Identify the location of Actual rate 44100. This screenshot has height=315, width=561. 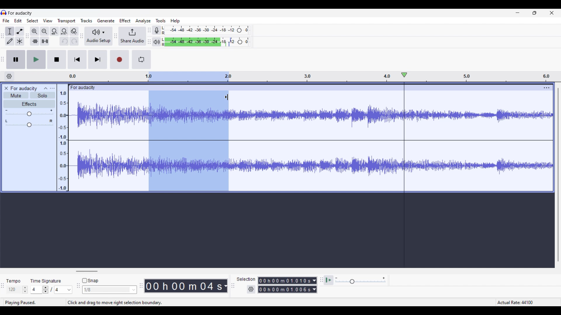
(521, 300).